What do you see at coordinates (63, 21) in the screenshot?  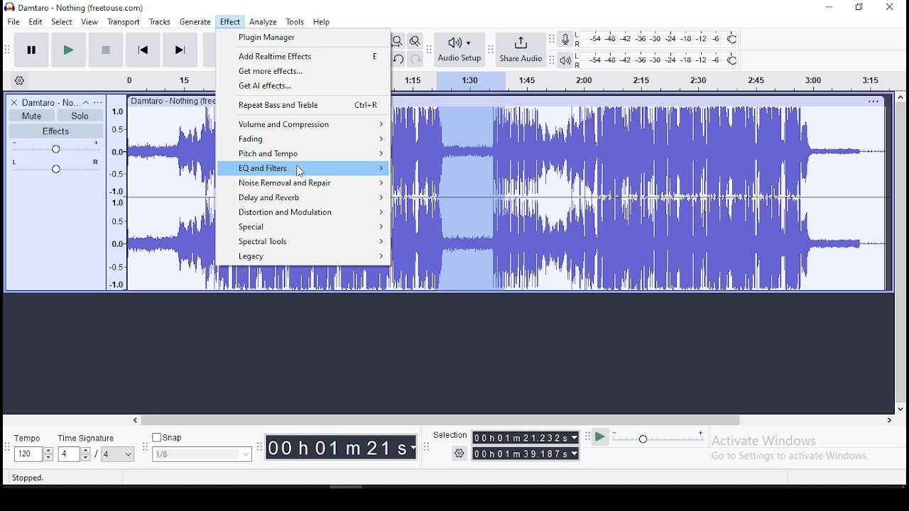 I see `select` at bounding box center [63, 21].